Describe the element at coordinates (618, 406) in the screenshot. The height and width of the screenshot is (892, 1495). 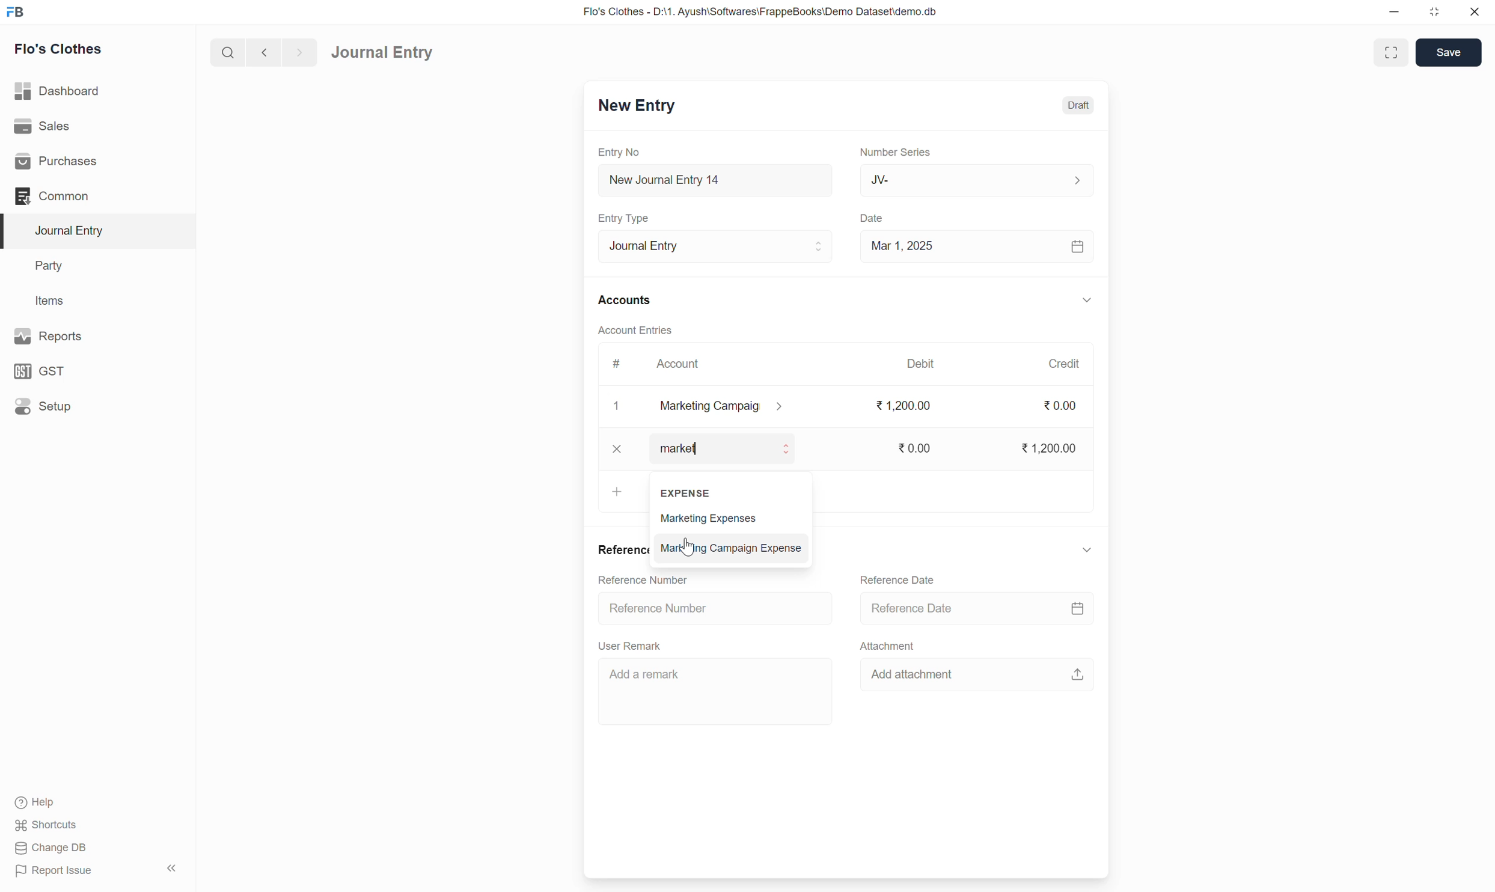
I see `1` at that location.